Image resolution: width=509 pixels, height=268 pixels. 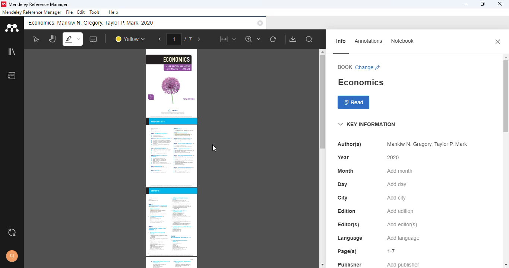 I want to click on help, so click(x=114, y=12).